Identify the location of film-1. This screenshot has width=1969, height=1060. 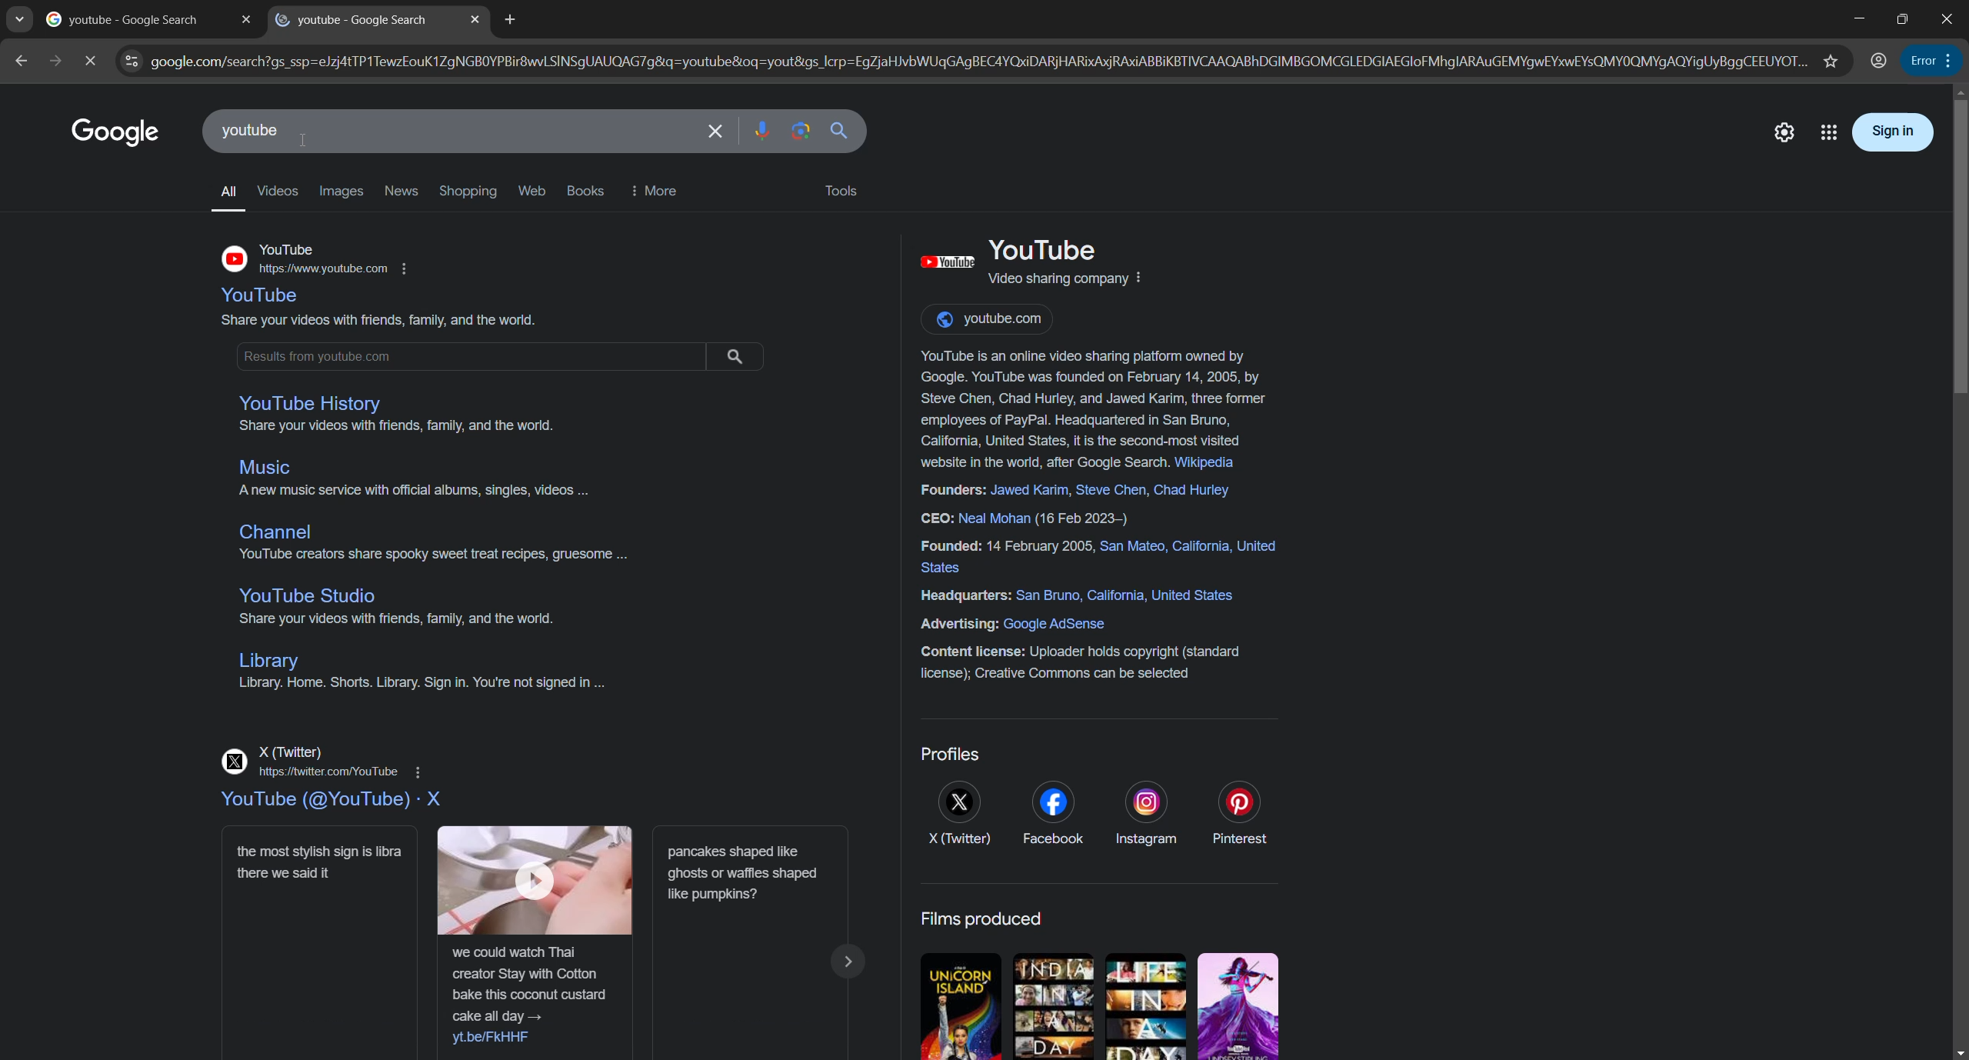
(959, 1004).